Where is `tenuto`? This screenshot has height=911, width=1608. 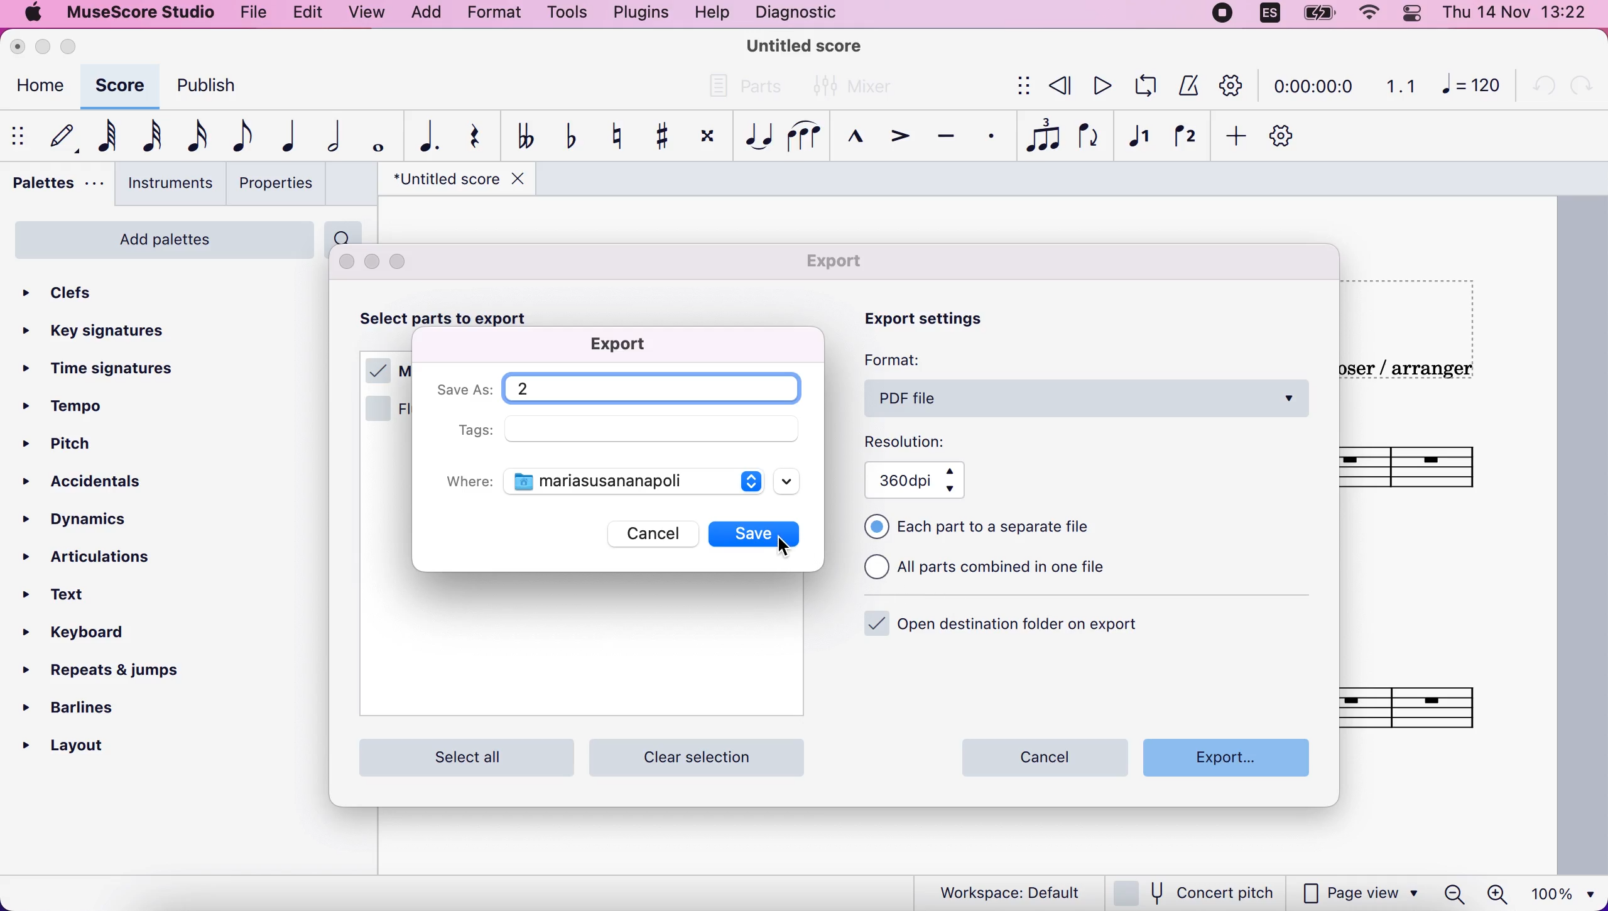
tenuto is located at coordinates (947, 139).